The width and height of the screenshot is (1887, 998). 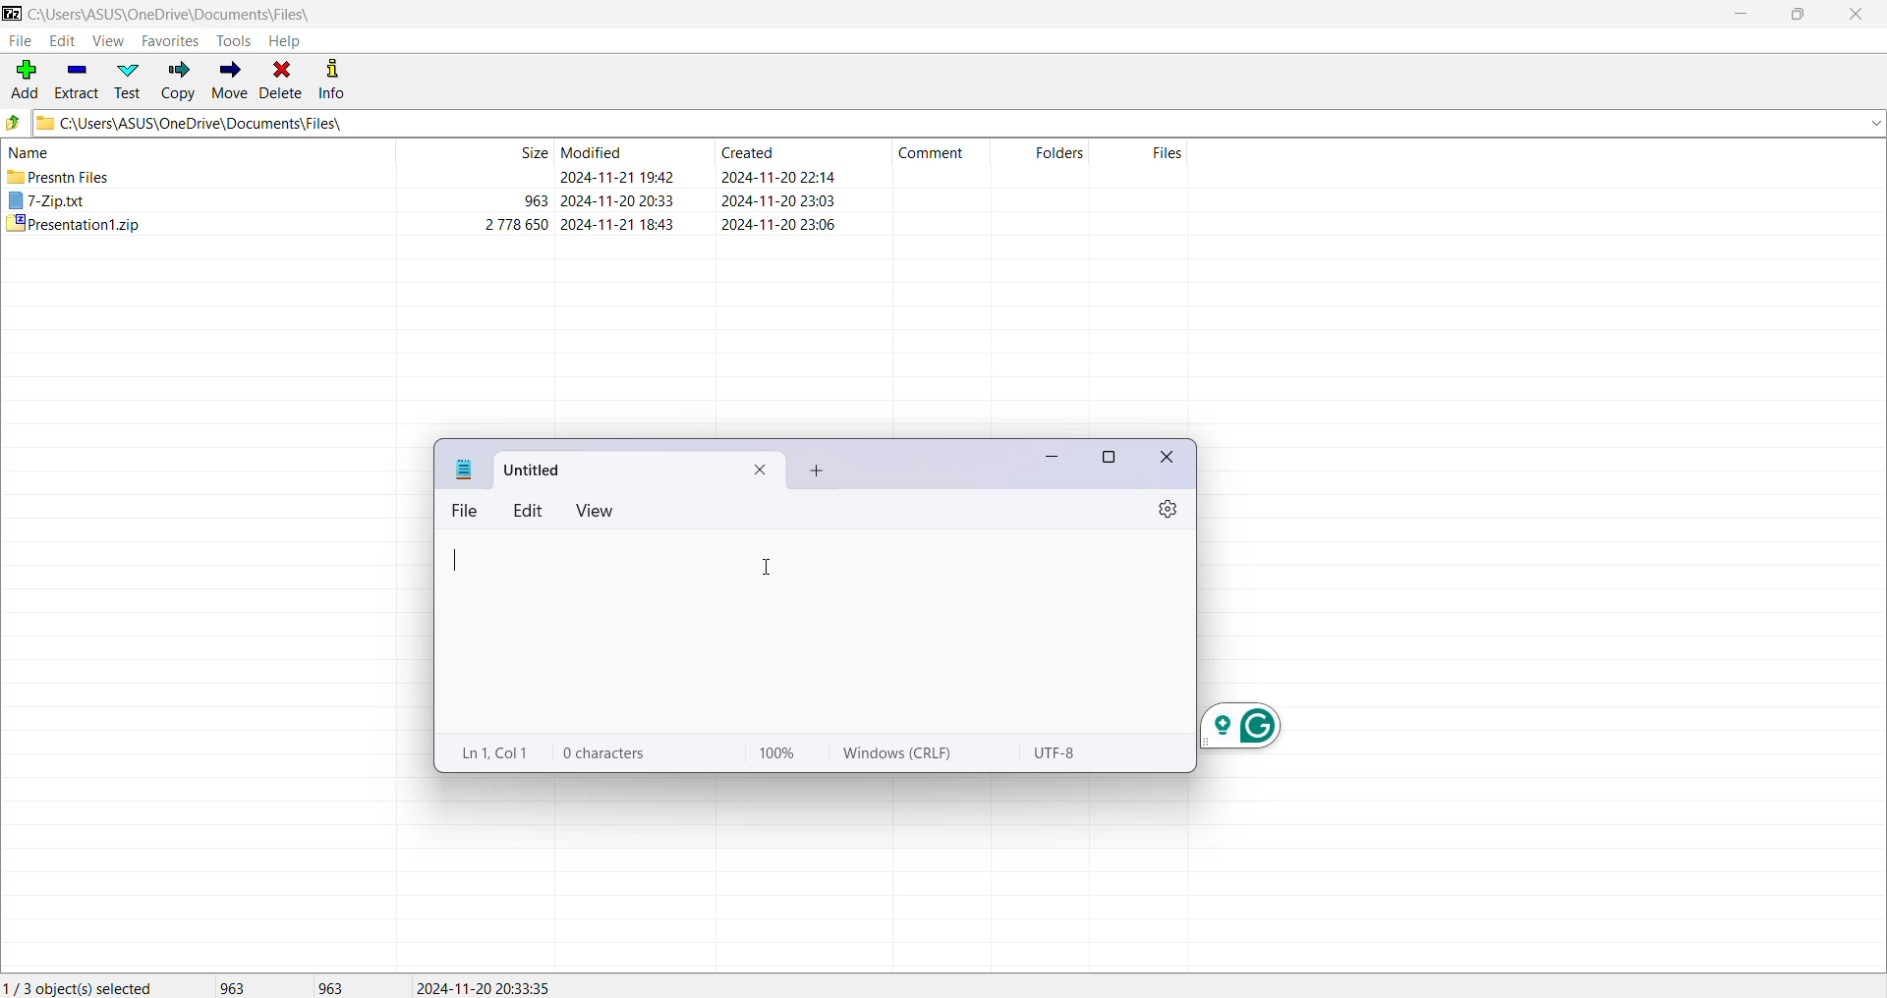 I want to click on created date & time, so click(x=780, y=224).